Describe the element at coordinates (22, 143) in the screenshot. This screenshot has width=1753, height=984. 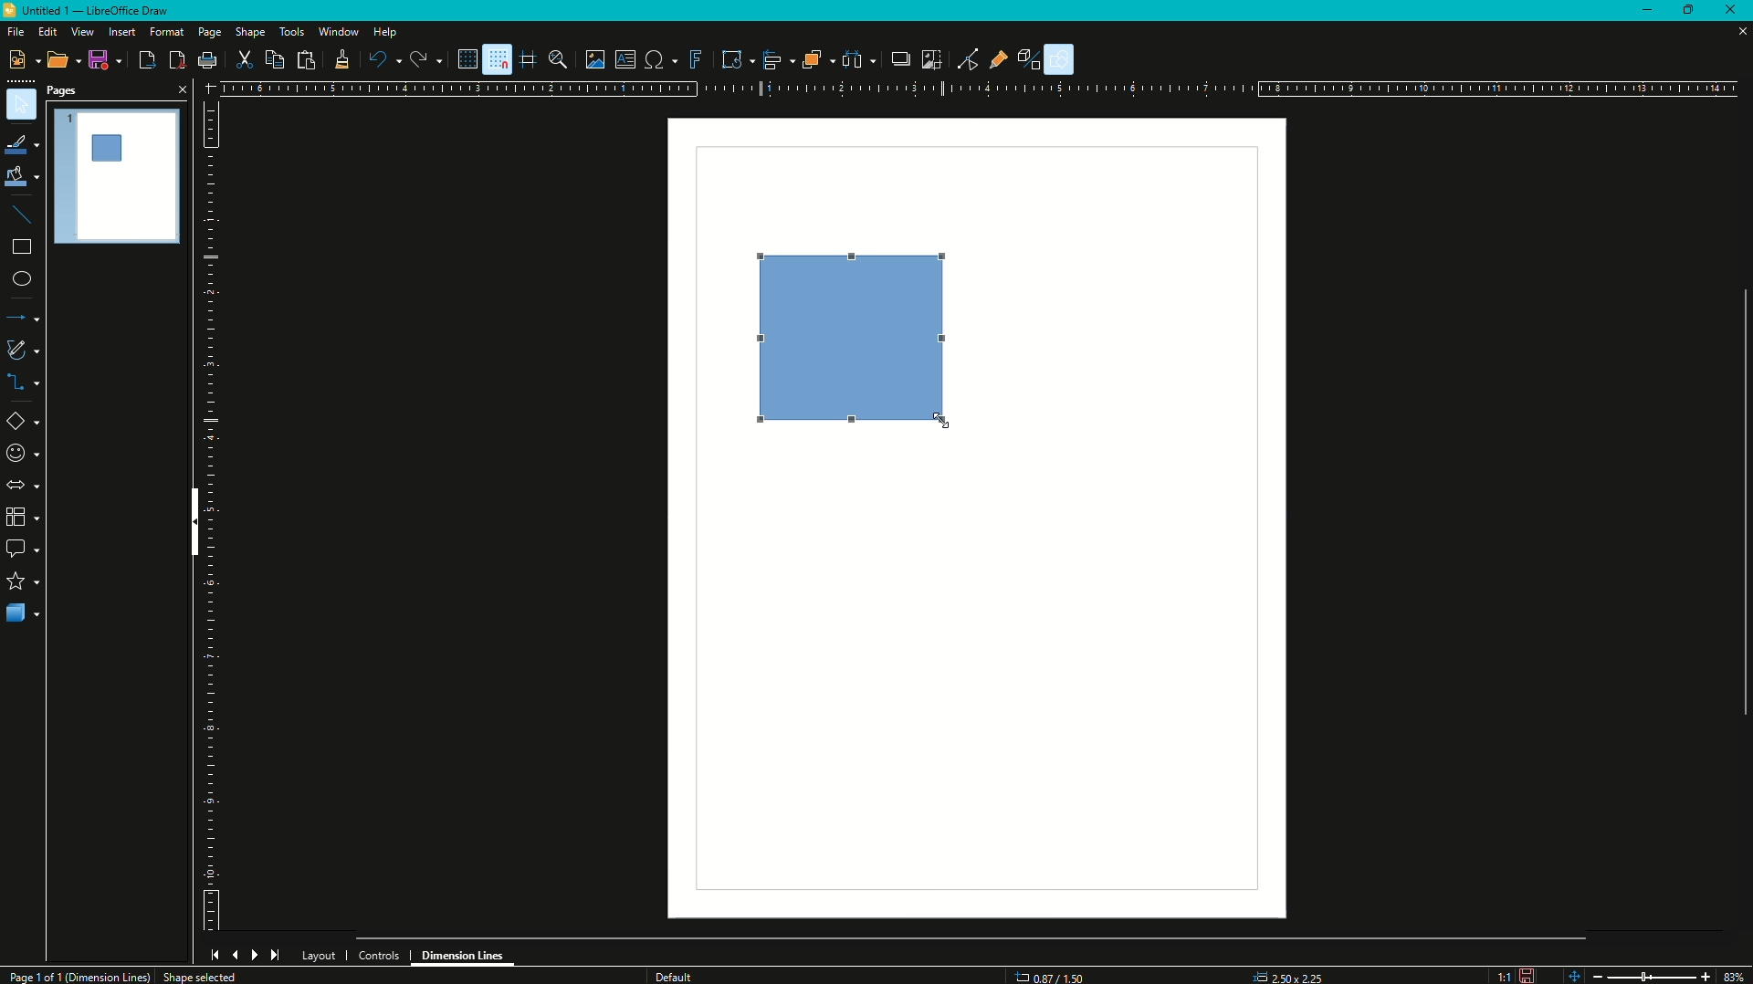
I see `Line Color` at that location.